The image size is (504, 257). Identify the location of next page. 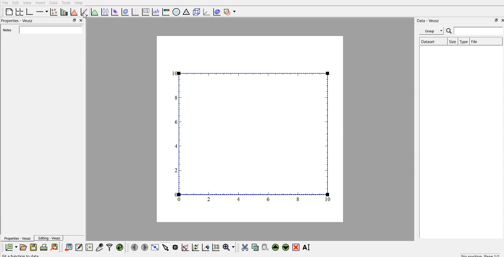
(144, 248).